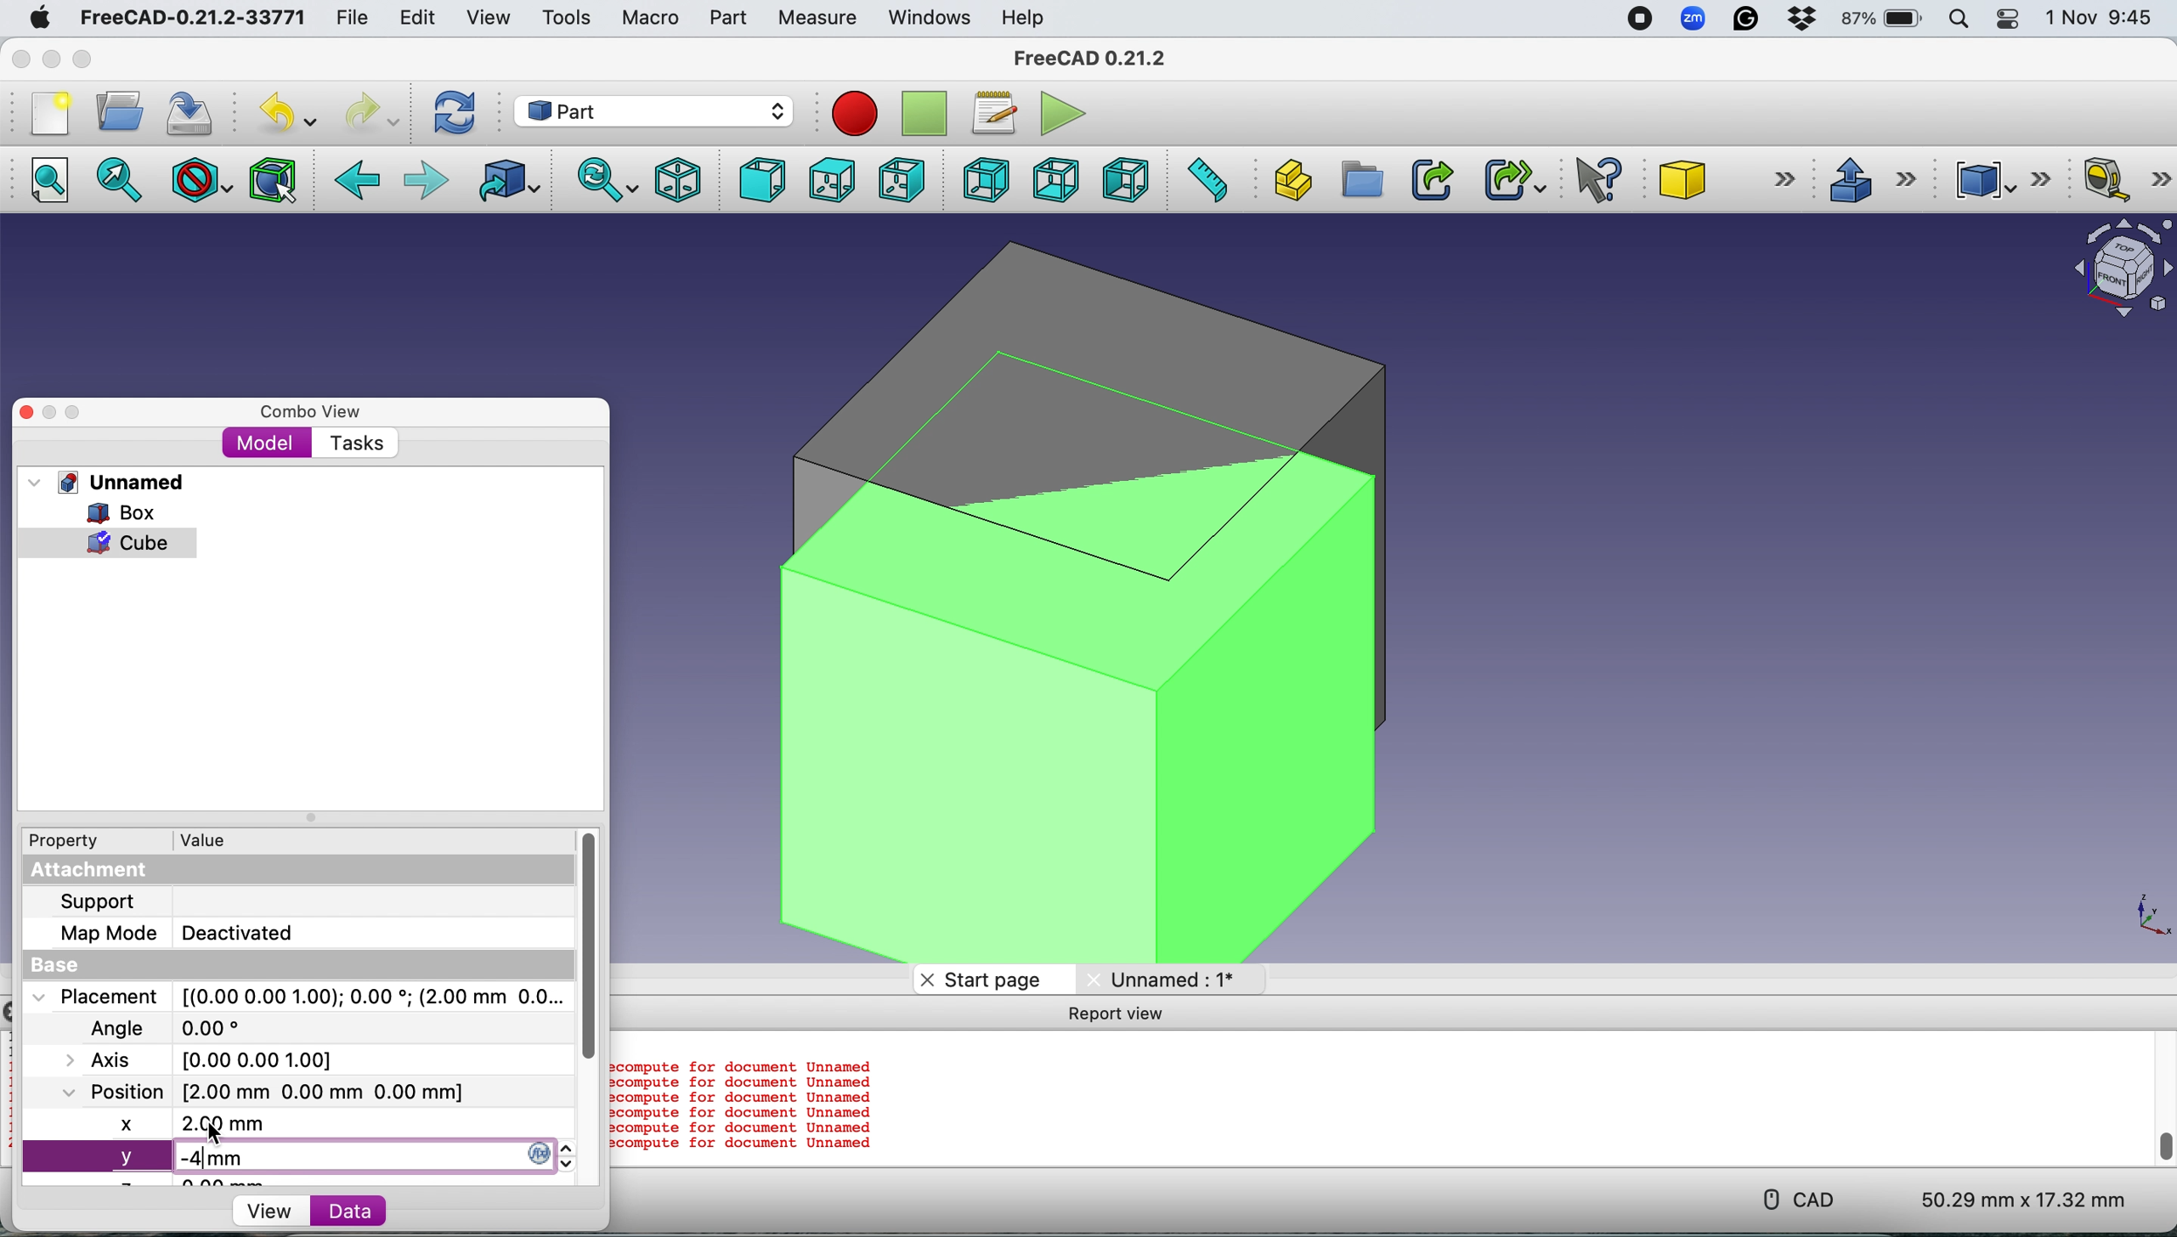 The width and height of the screenshot is (2177, 1237). Describe the element at coordinates (26, 413) in the screenshot. I see `Close` at that location.